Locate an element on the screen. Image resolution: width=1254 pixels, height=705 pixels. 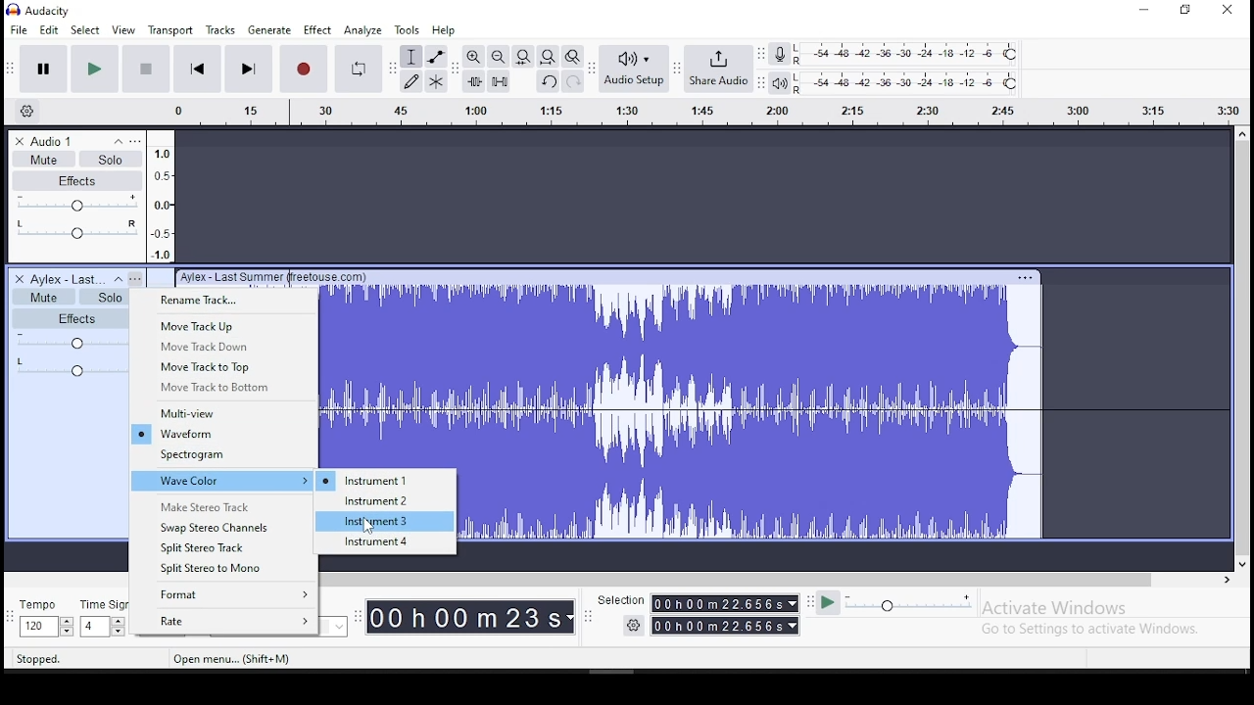
skip to end is located at coordinates (248, 70).